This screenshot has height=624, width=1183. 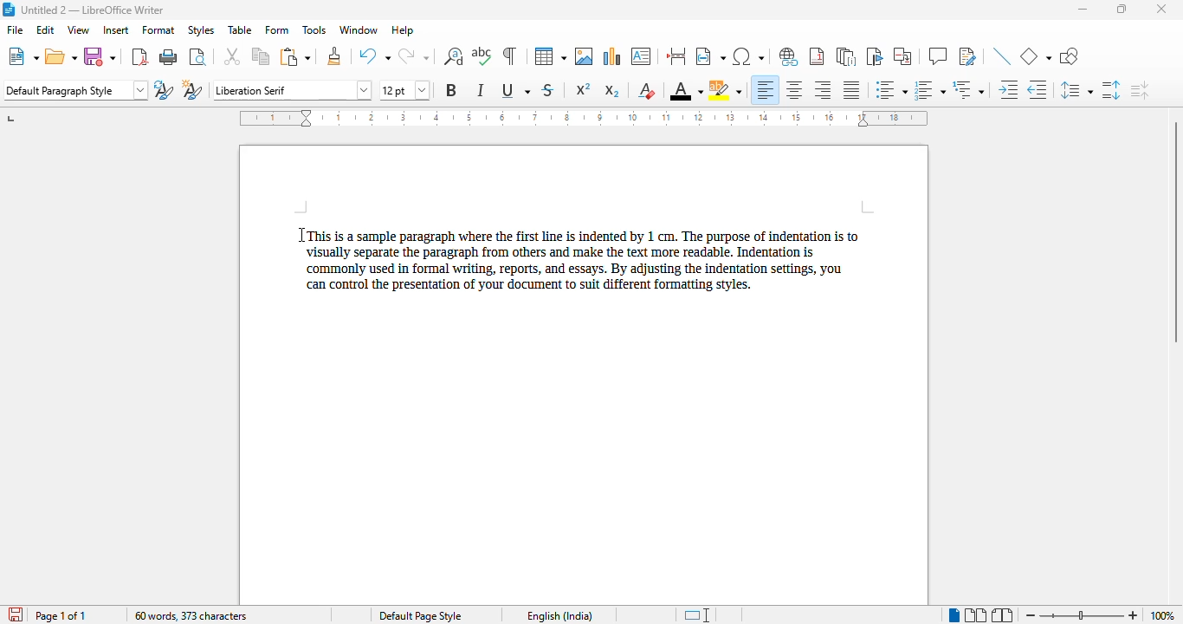 What do you see at coordinates (164, 89) in the screenshot?
I see `update selected style` at bounding box center [164, 89].